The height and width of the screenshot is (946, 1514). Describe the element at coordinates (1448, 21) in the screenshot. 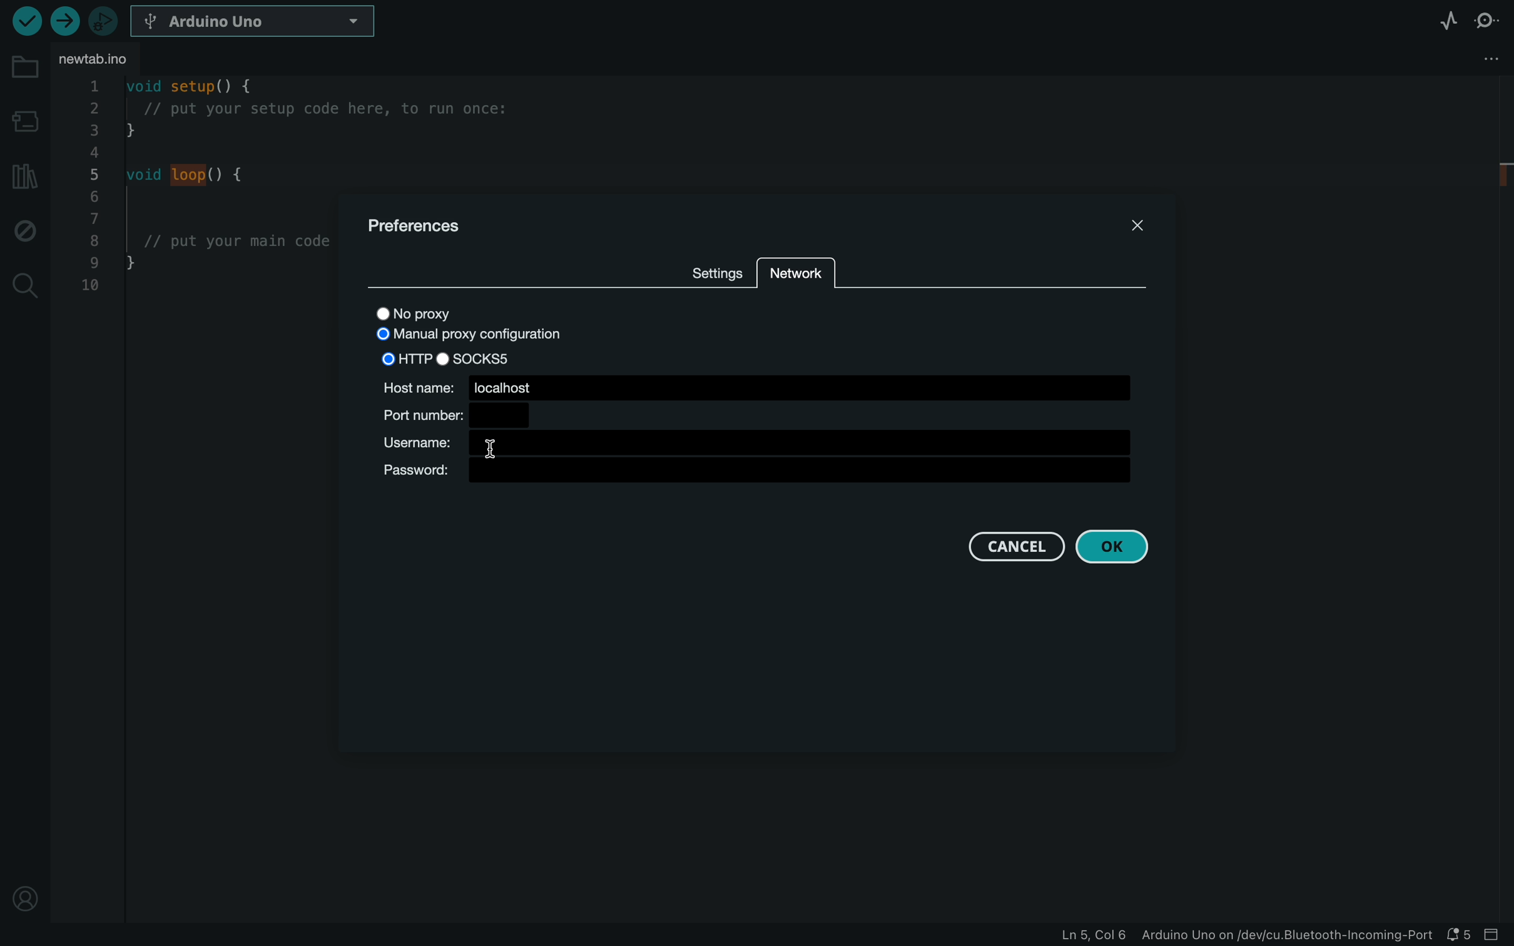

I see `serial plotter` at that location.